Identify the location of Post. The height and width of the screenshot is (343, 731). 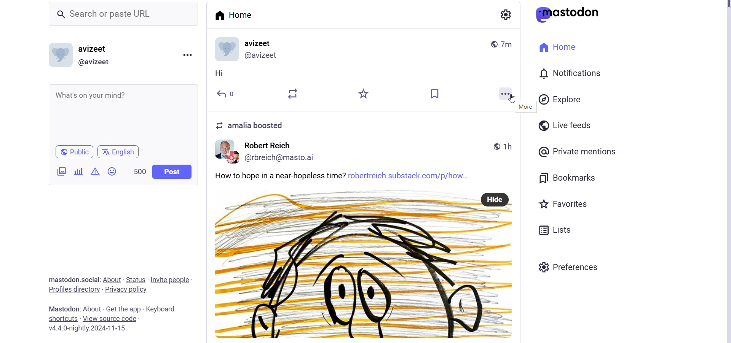
(173, 171).